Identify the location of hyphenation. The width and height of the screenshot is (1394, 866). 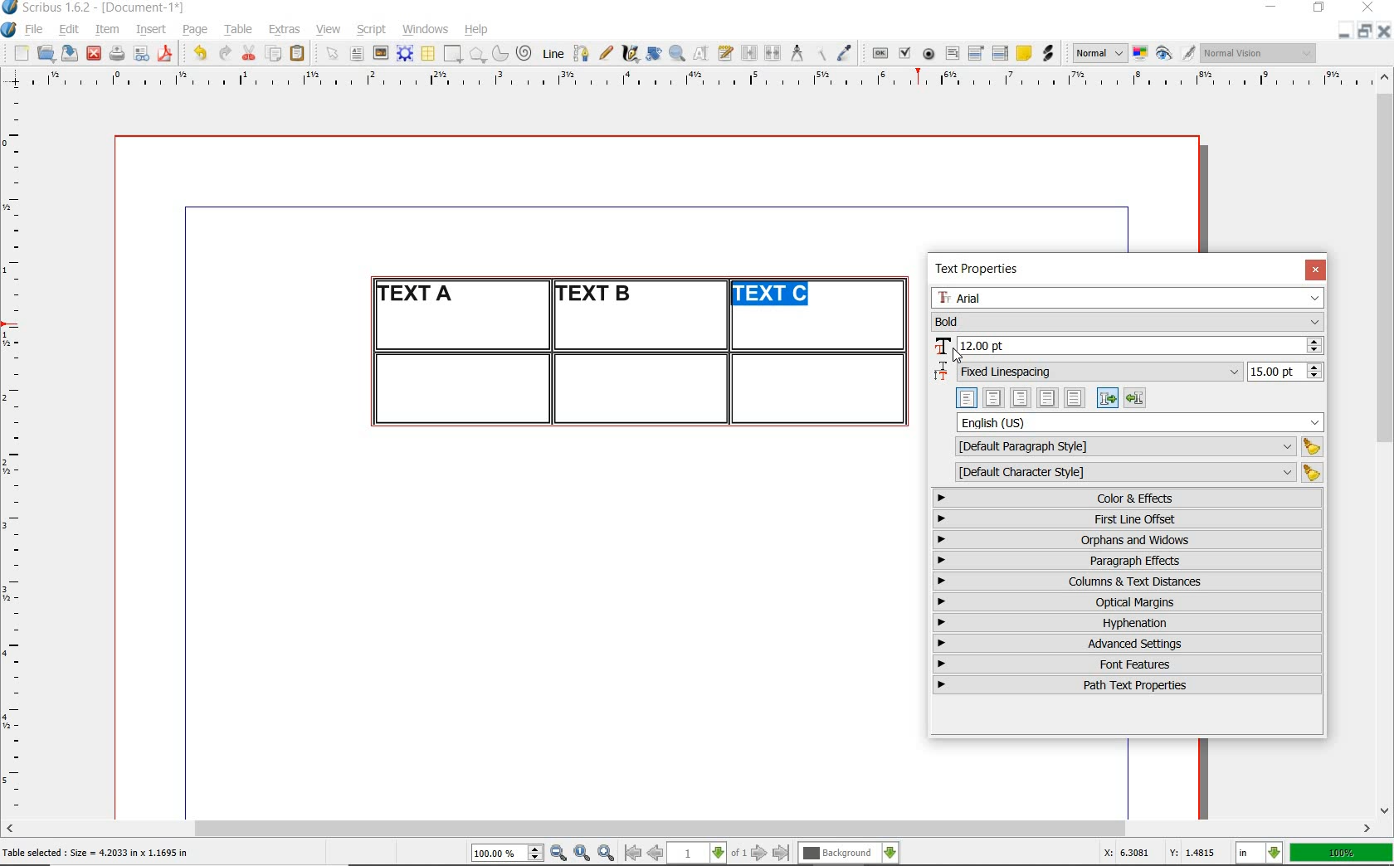
(1128, 623).